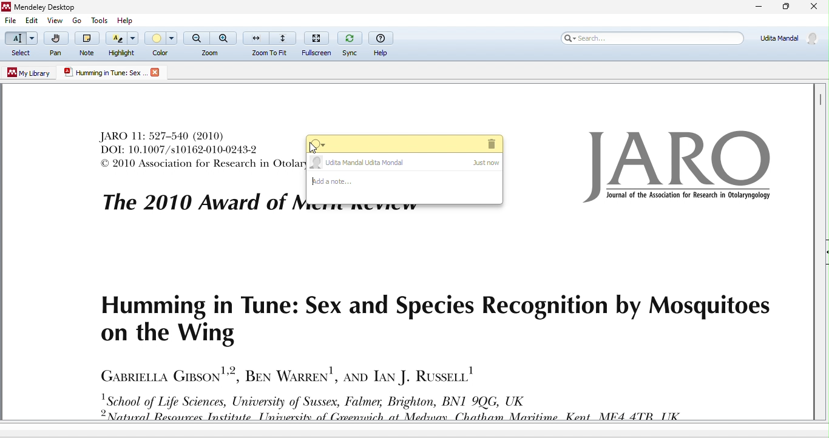 The image size is (829, 438). What do you see at coordinates (35, 20) in the screenshot?
I see `edit` at bounding box center [35, 20].